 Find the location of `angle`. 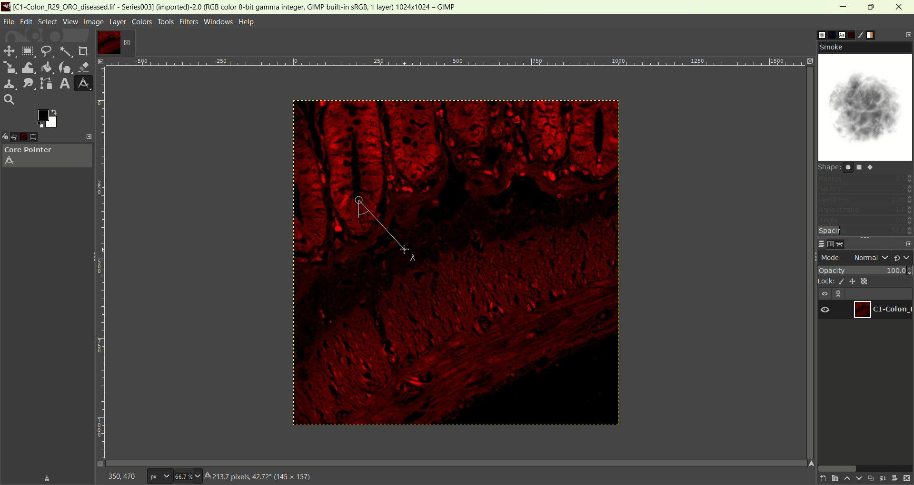

angle is located at coordinates (865, 221).